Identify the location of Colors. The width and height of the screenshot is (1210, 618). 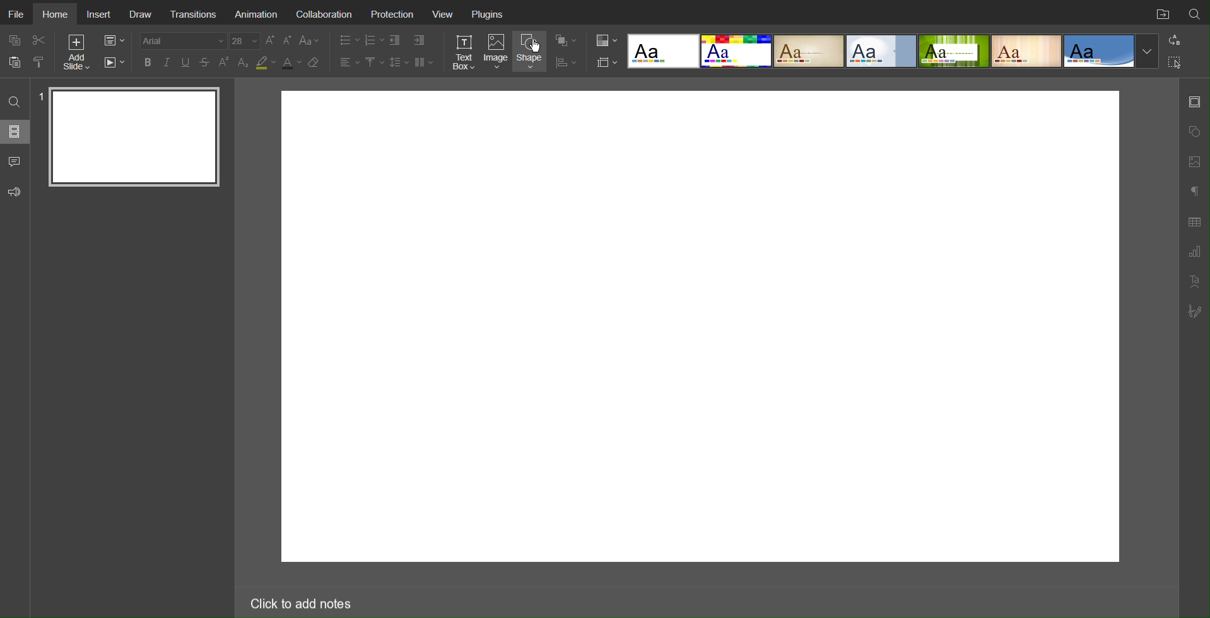
(605, 40).